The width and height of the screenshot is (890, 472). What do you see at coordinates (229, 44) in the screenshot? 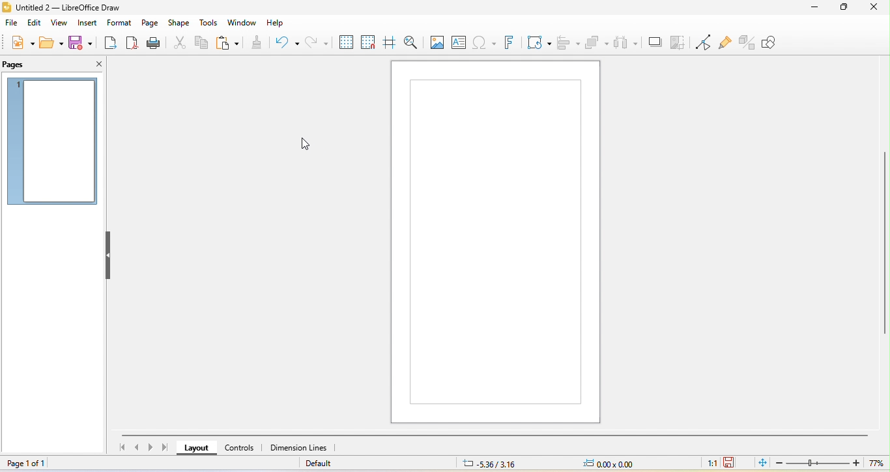
I see `paste` at bounding box center [229, 44].